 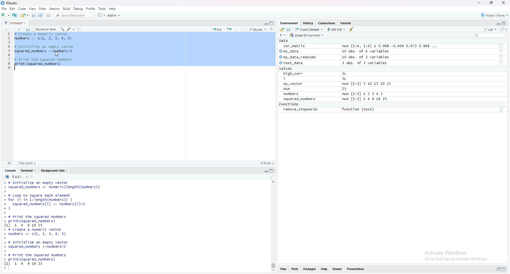 What do you see at coordinates (71, 29) in the screenshot?
I see `code tools` at bounding box center [71, 29].